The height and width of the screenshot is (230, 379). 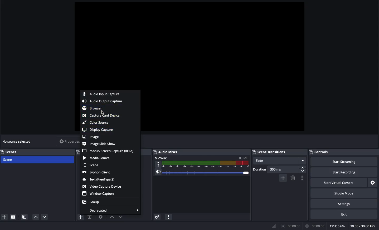 I want to click on Scene filter, so click(x=24, y=216).